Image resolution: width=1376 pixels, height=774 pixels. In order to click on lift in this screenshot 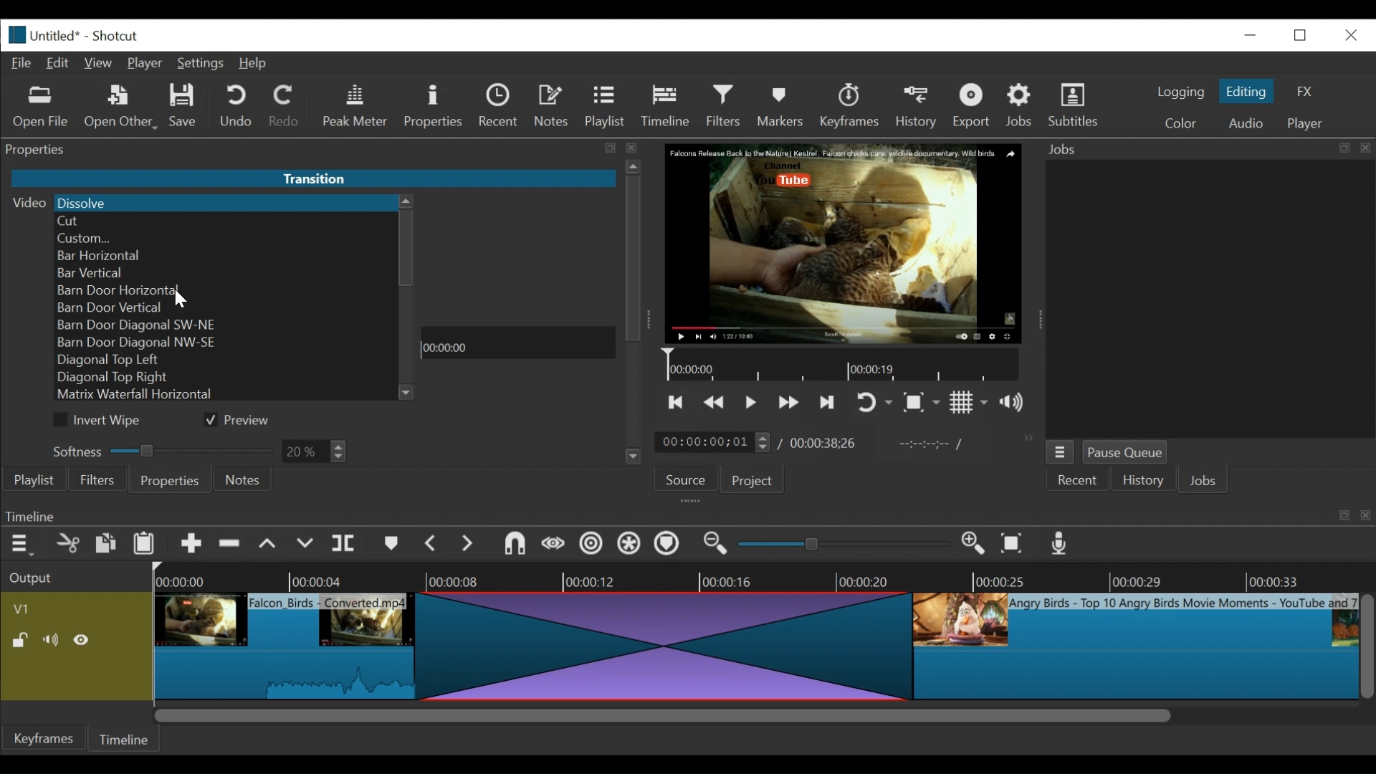, I will do `click(269, 545)`.